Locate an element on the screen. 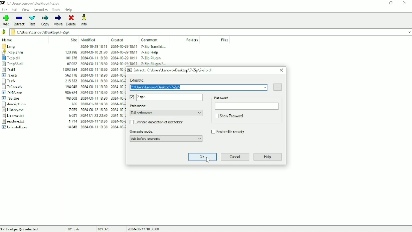  Close is located at coordinates (406, 3).